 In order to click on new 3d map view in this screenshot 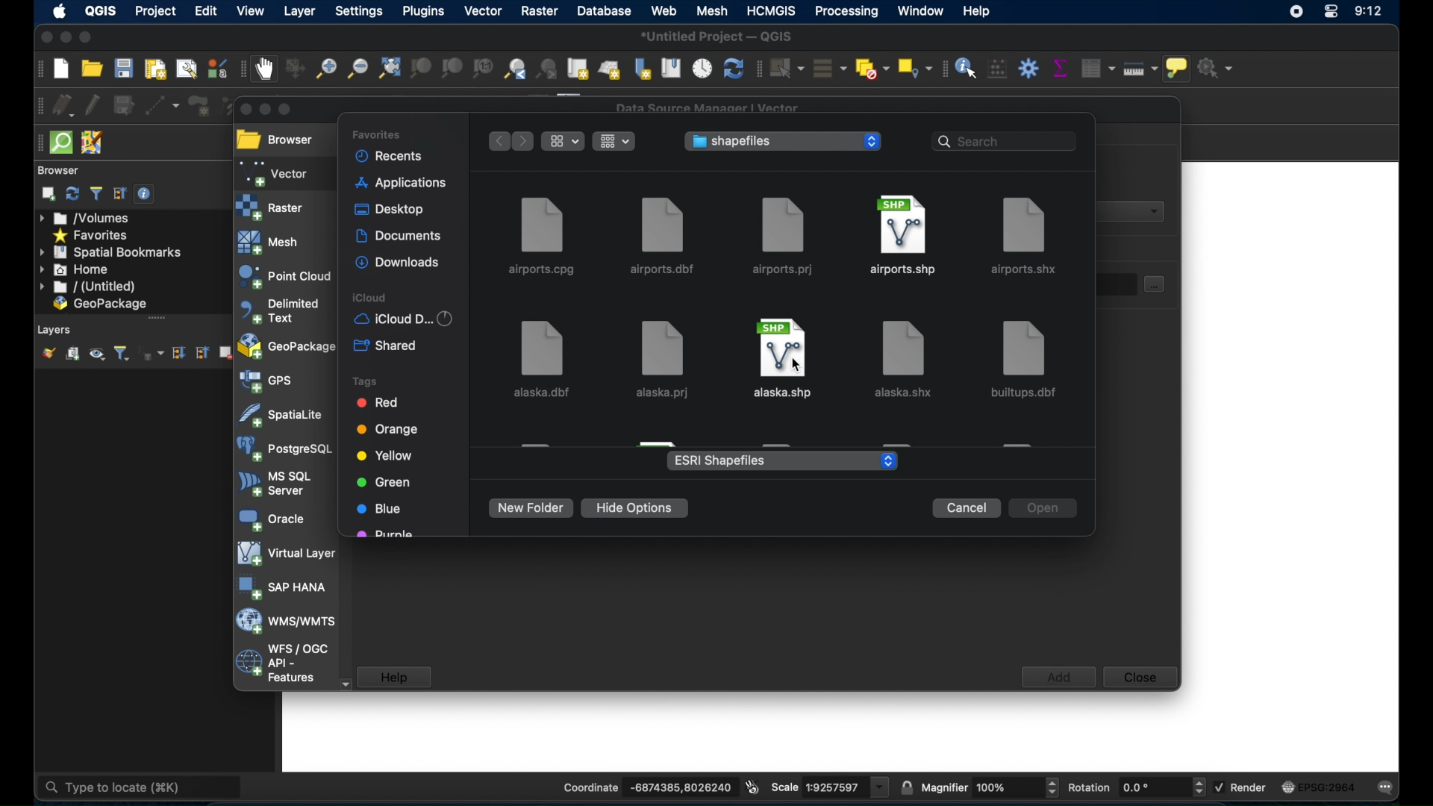, I will do `click(611, 71)`.